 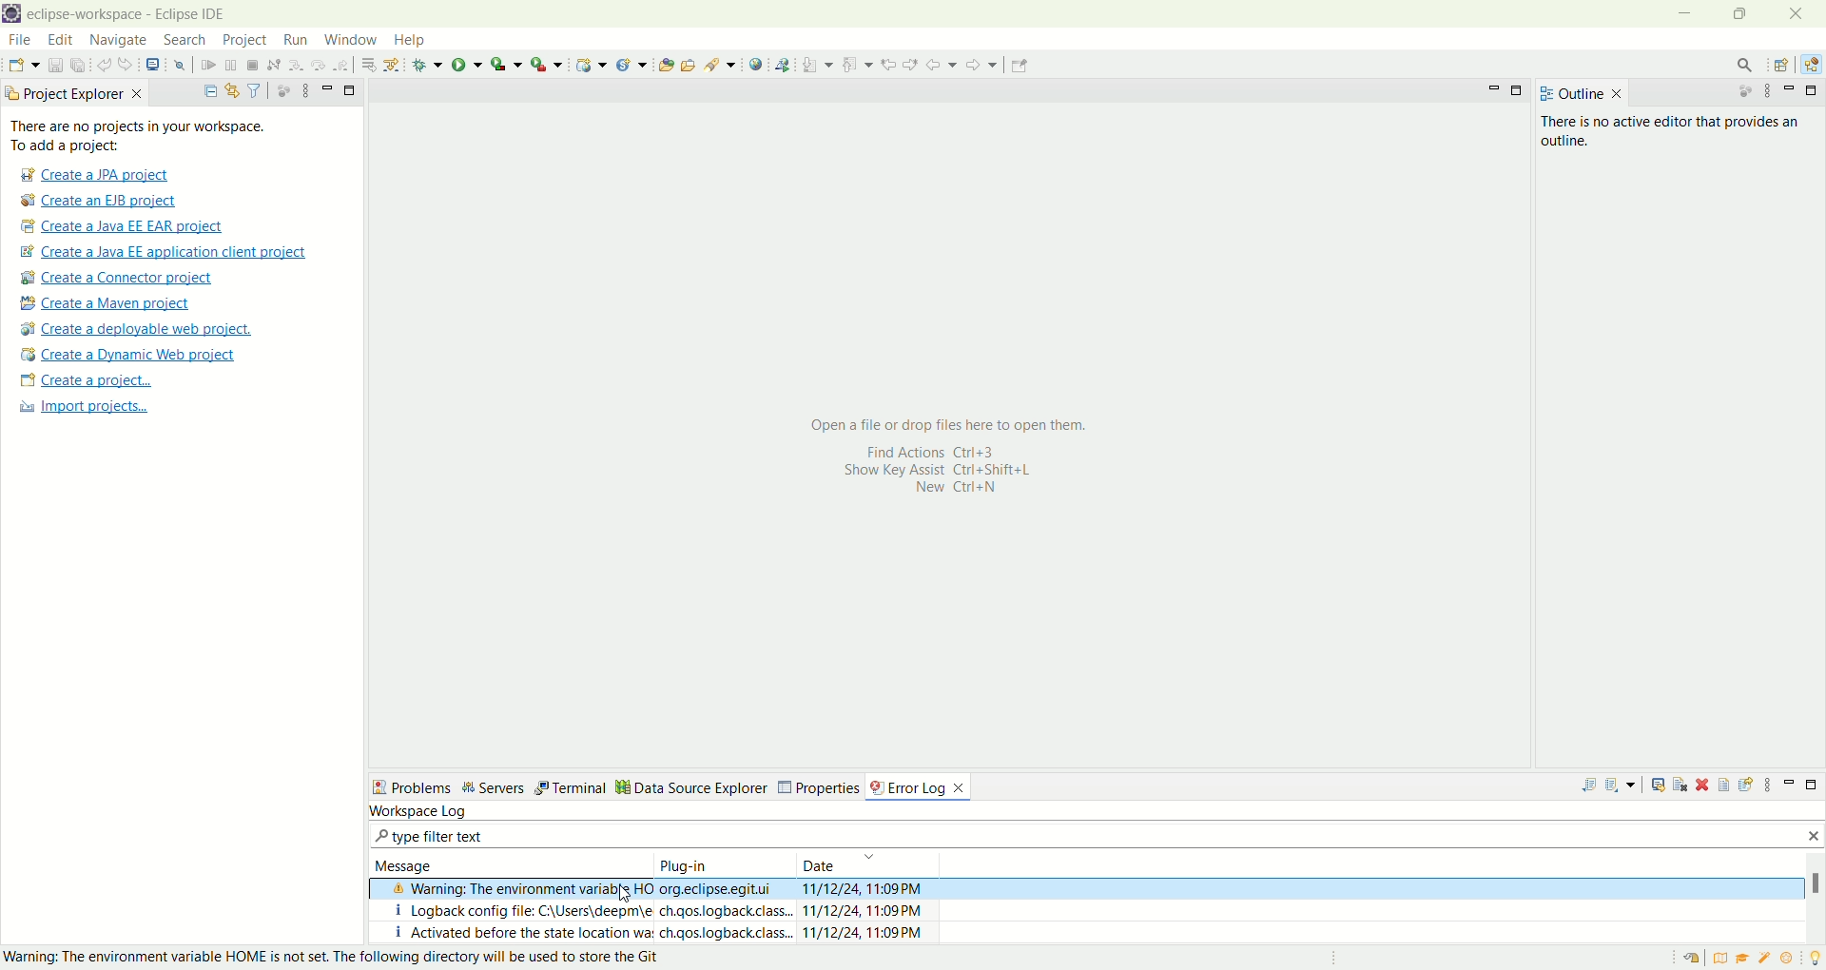 What do you see at coordinates (340, 957) in the screenshot?
I see `Warning: The enviornment variable HOME is not set. The following directory will be used to store the gift.` at bounding box center [340, 957].